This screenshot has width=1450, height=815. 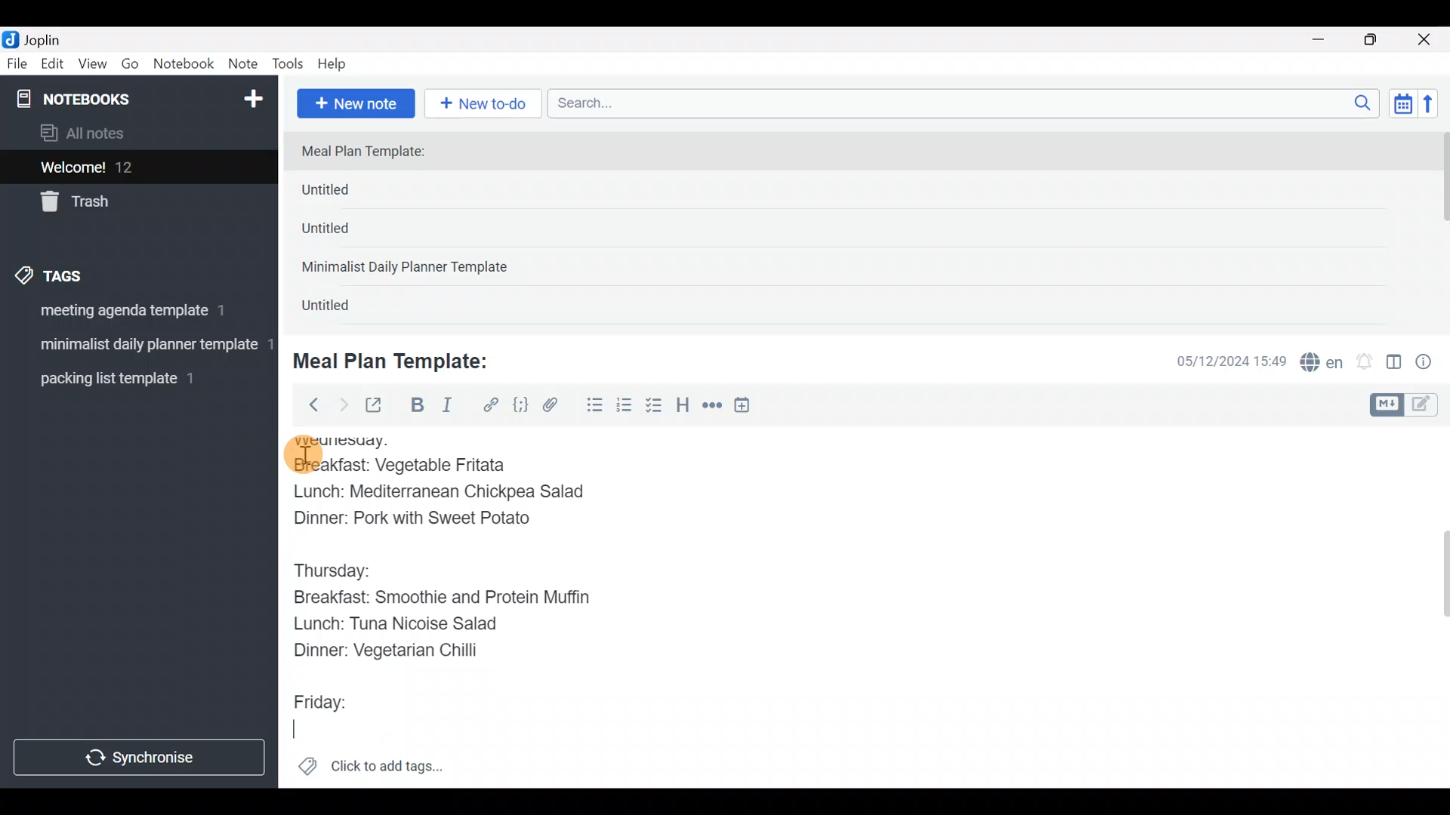 I want to click on Spelling, so click(x=1322, y=364).